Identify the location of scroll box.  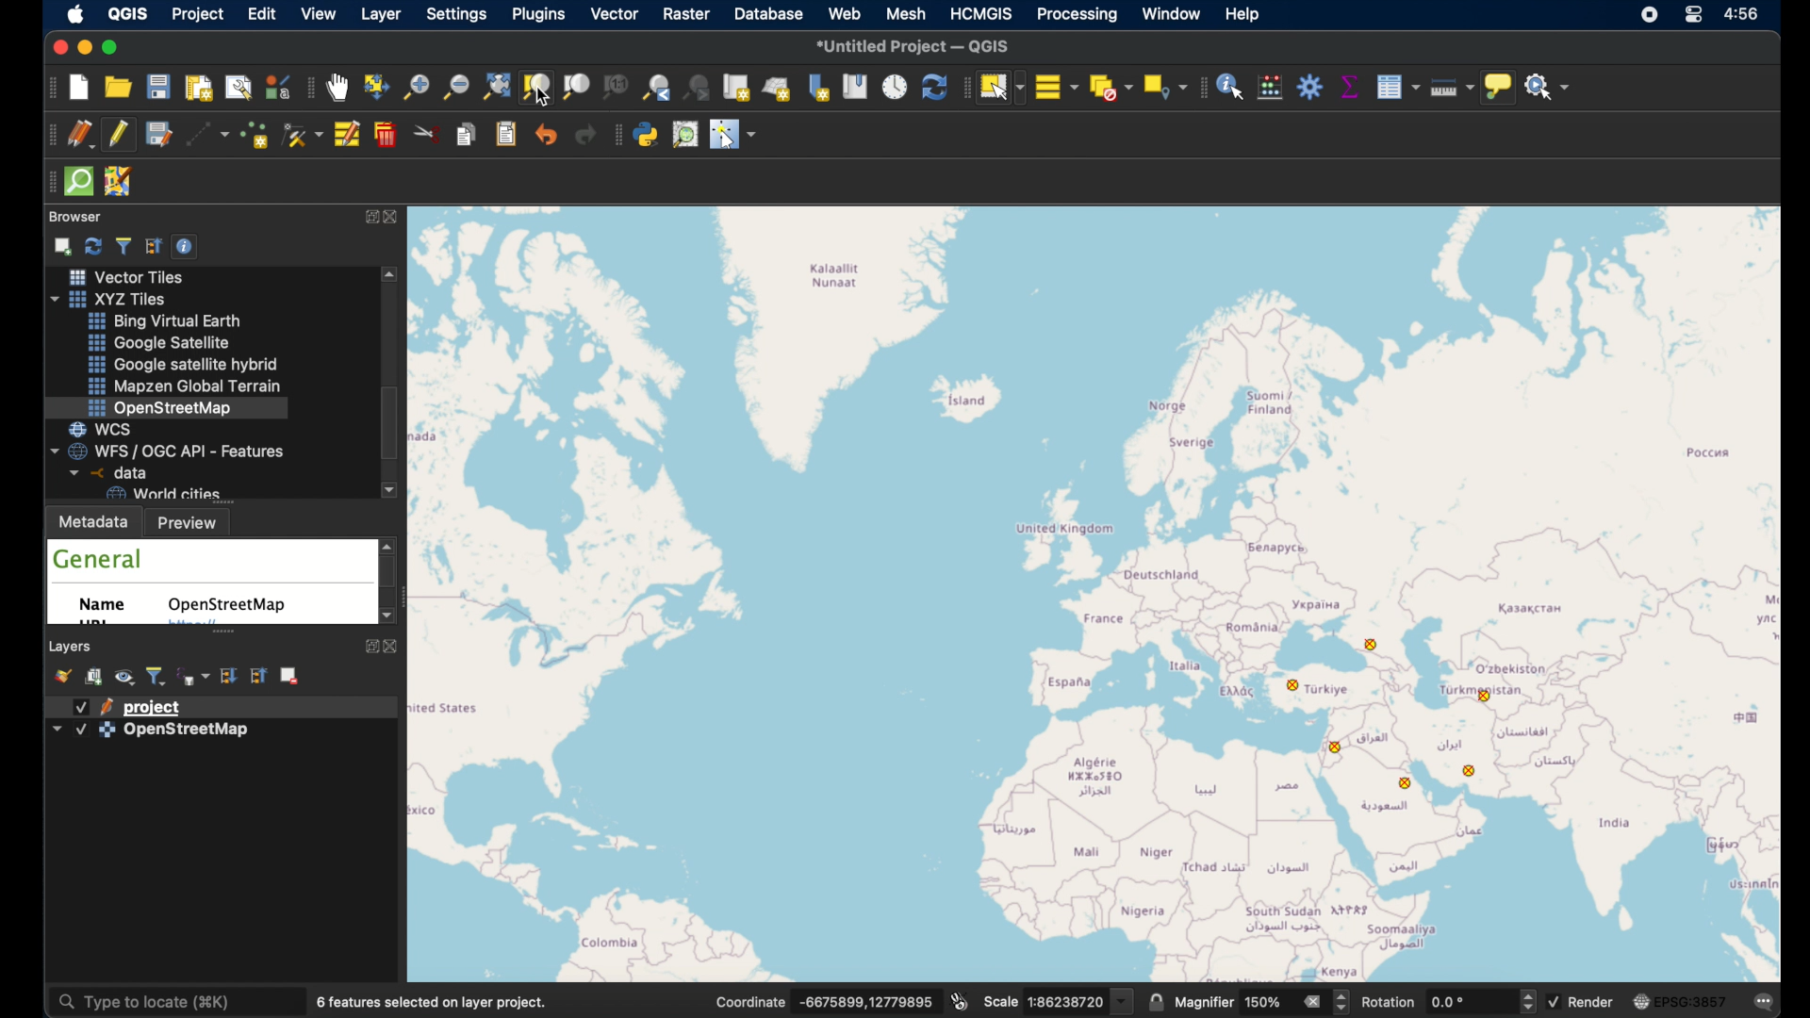
(394, 424).